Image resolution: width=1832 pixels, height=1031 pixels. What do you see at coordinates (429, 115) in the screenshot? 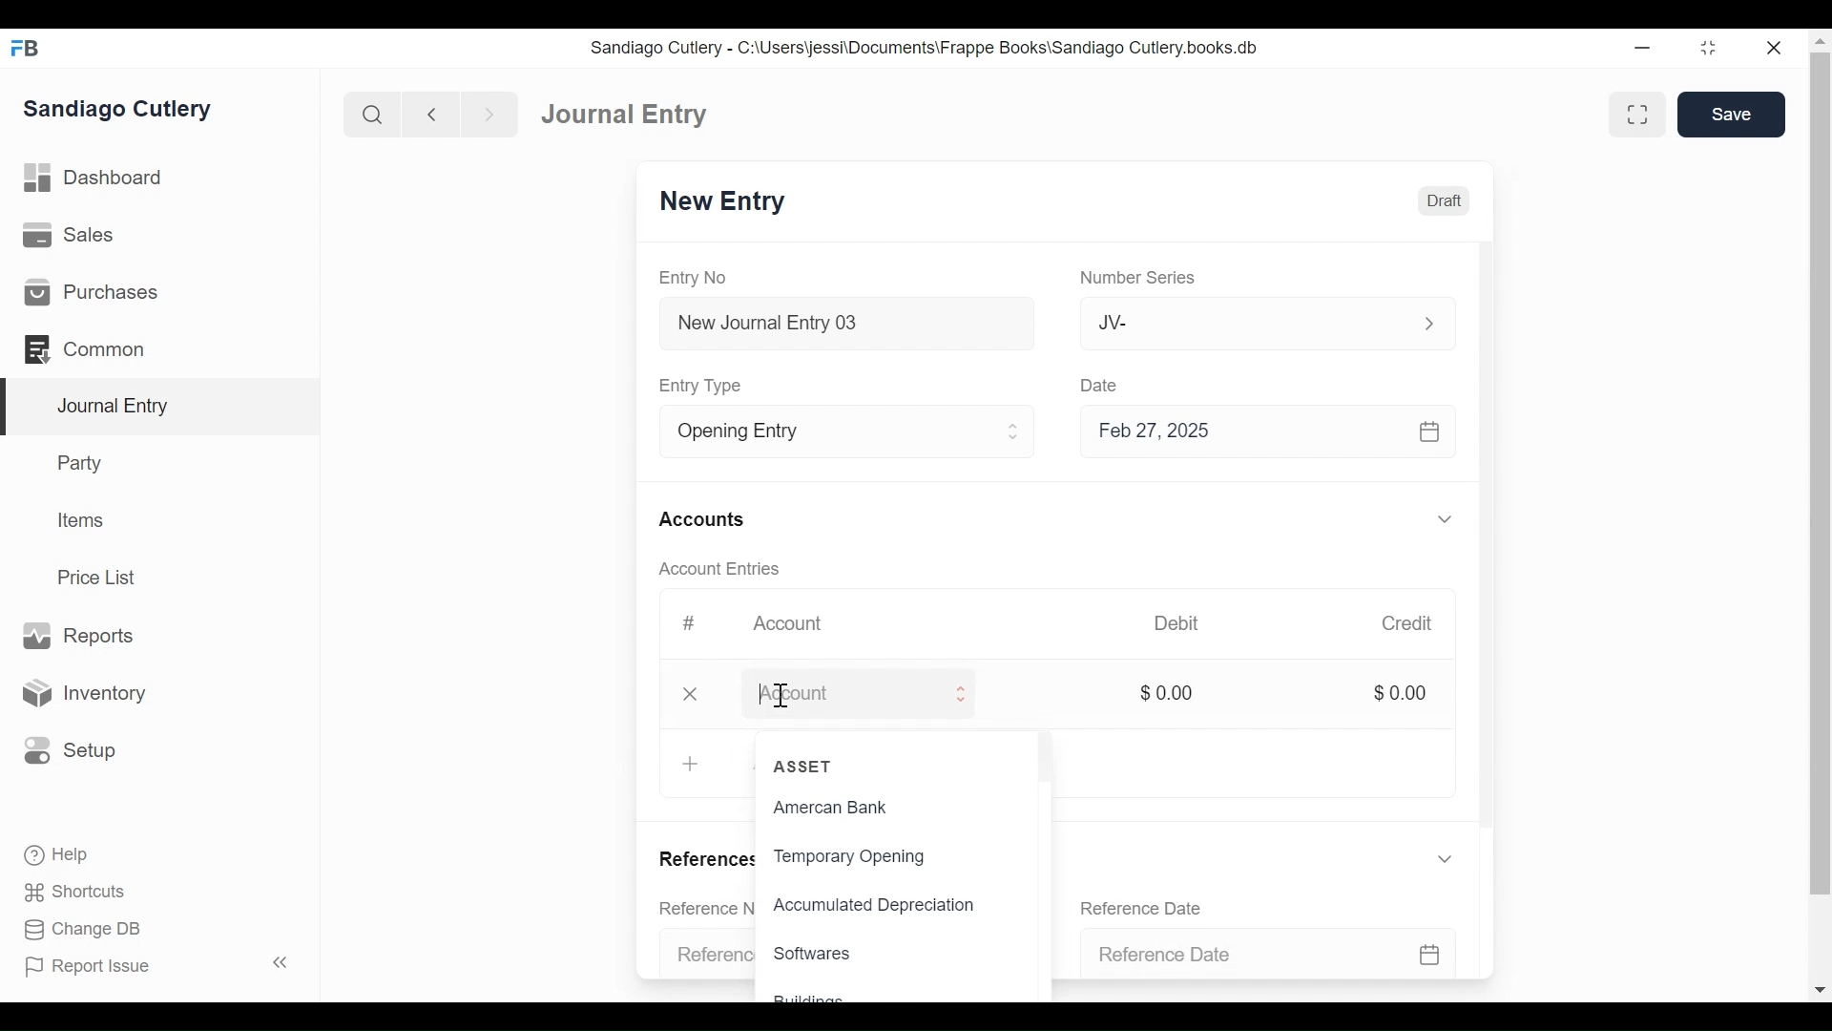
I see `Navigate back` at bounding box center [429, 115].